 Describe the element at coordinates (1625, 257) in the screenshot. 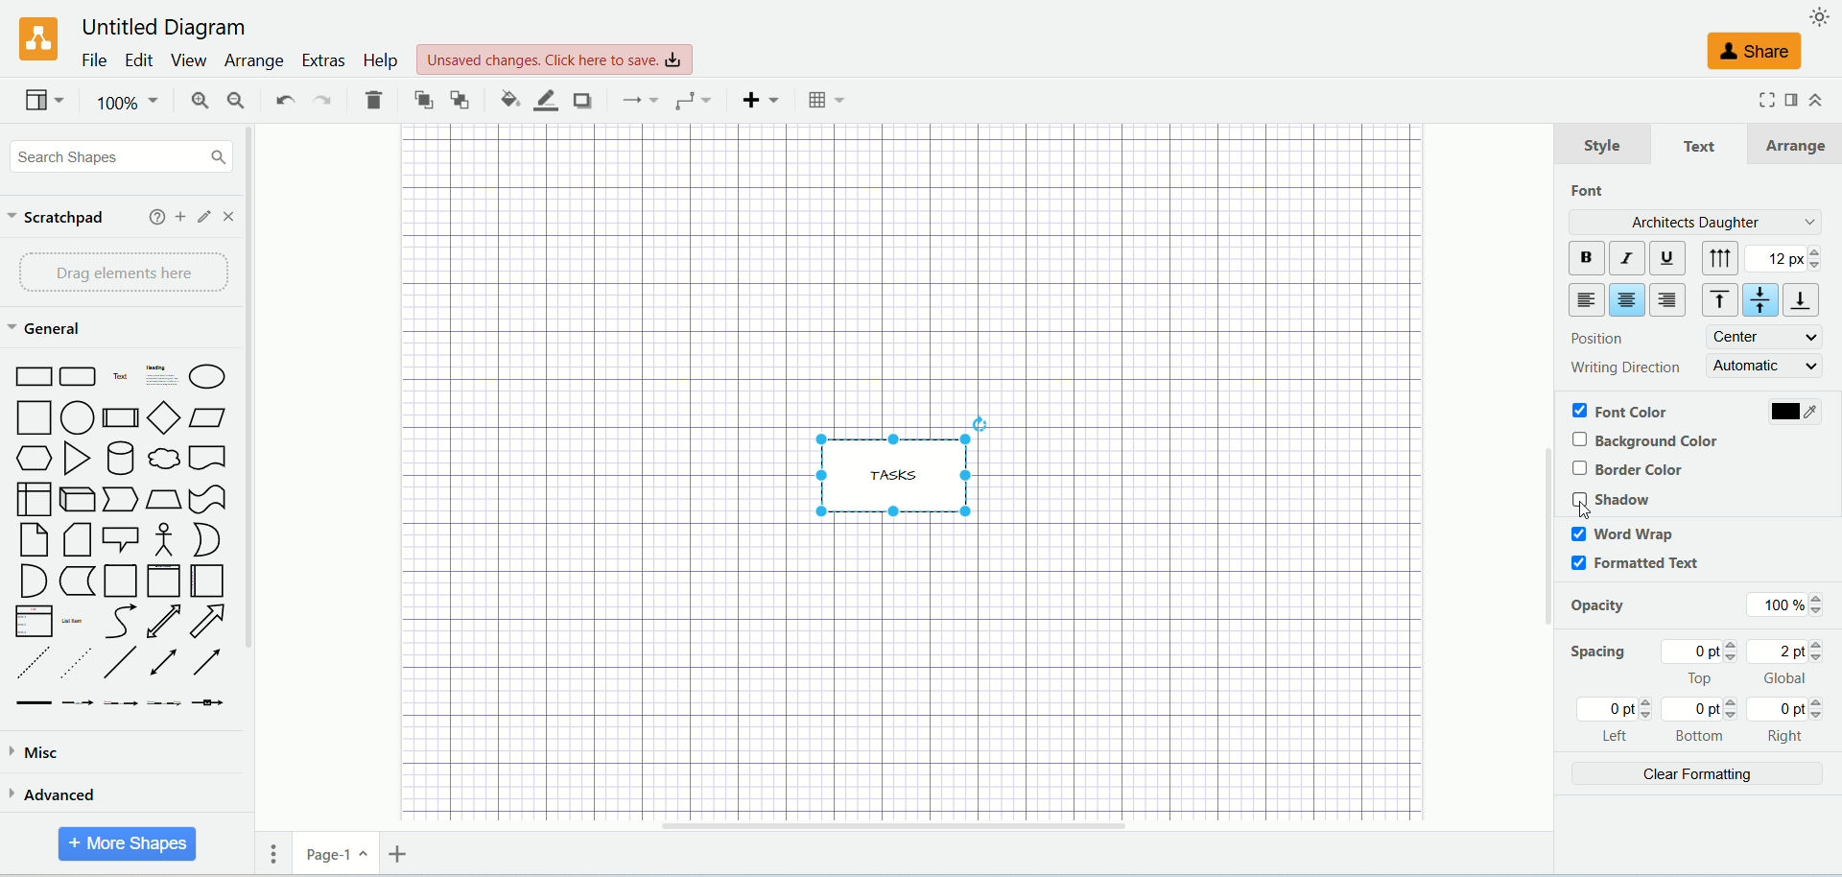

I see `italics` at that location.